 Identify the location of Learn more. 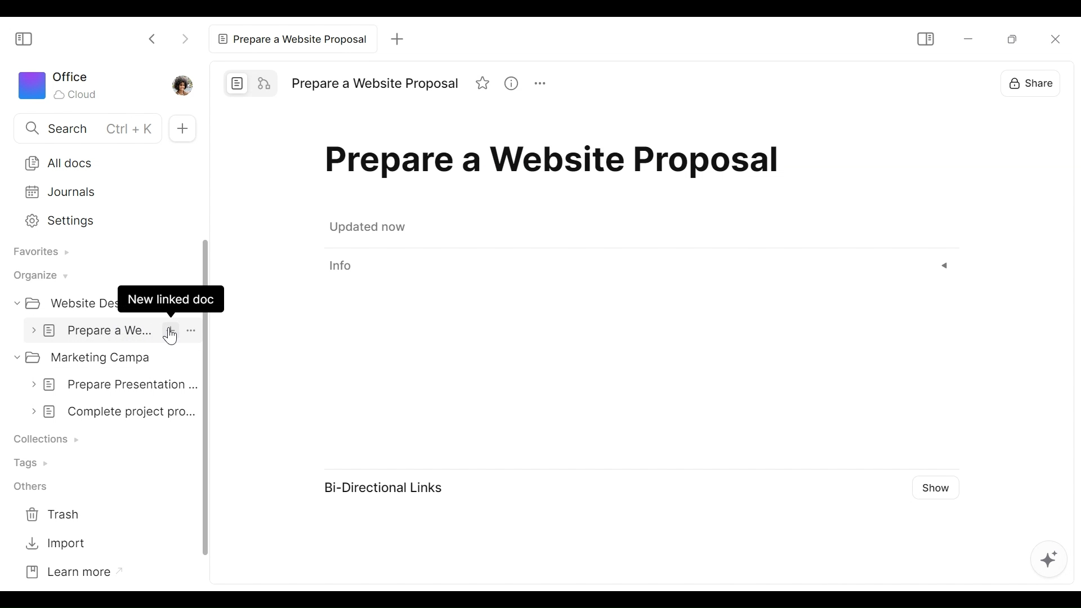
(66, 573).